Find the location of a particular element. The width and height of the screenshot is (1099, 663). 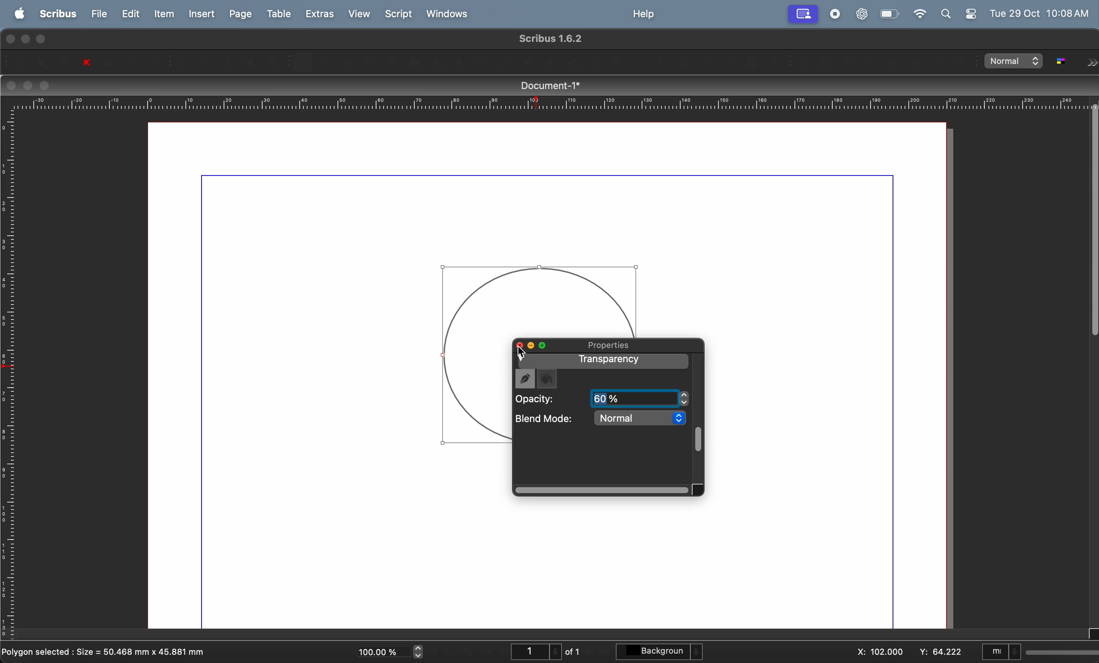

y co ordinate is located at coordinates (940, 651).